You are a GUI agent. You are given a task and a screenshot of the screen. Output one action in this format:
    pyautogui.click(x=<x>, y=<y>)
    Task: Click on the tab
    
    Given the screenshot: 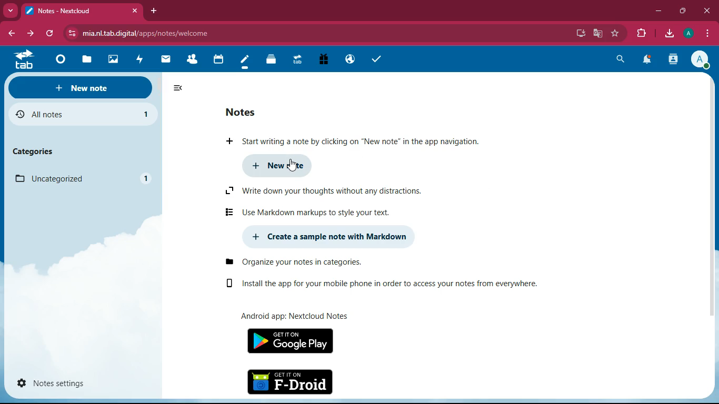 What is the action you would take?
    pyautogui.click(x=23, y=60)
    